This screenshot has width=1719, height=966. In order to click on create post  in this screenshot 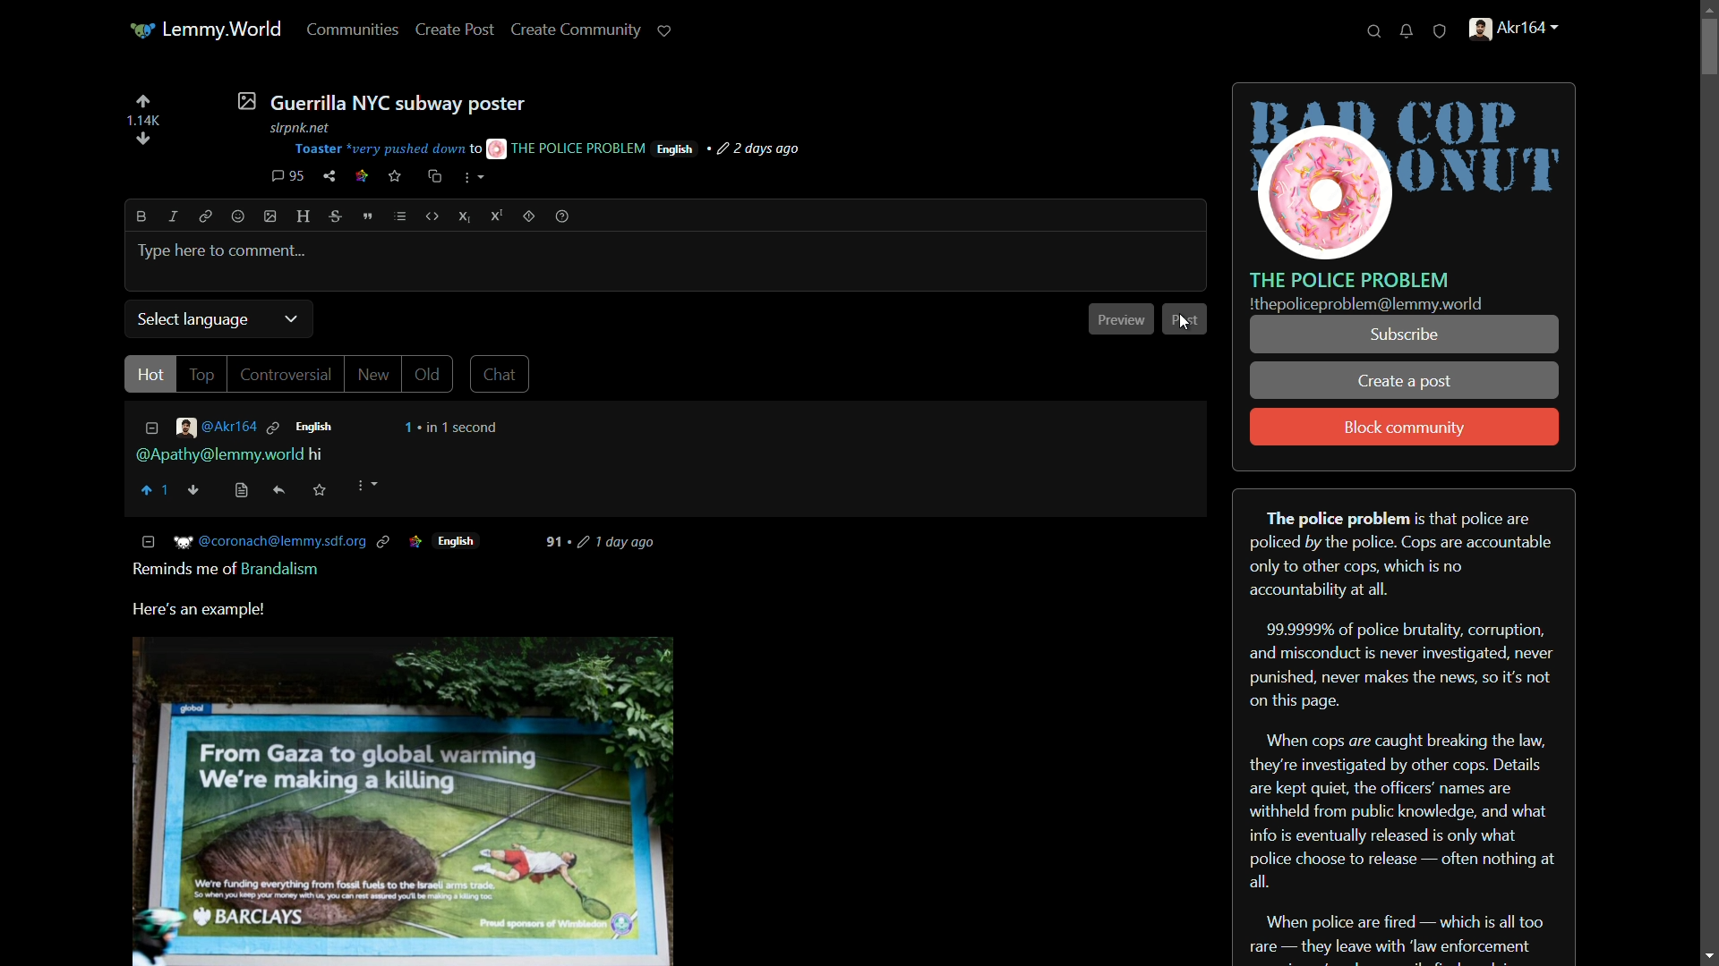, I will do `click(456, 30)`.